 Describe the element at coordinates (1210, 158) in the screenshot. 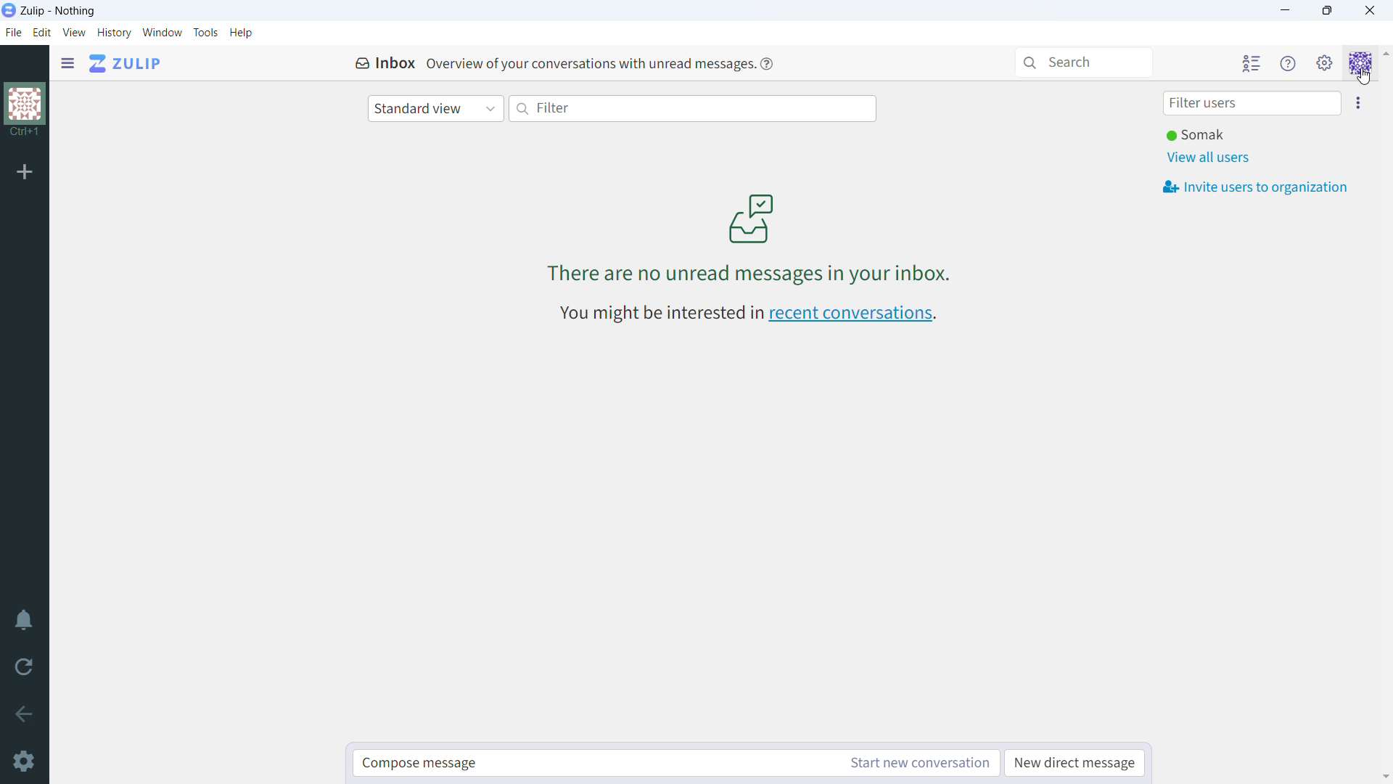

I see `view all users` at that location.